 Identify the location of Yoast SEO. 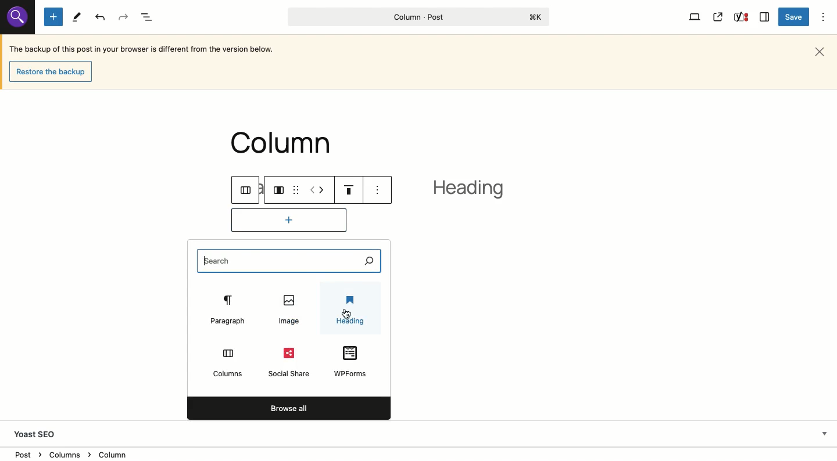
(40, 434).